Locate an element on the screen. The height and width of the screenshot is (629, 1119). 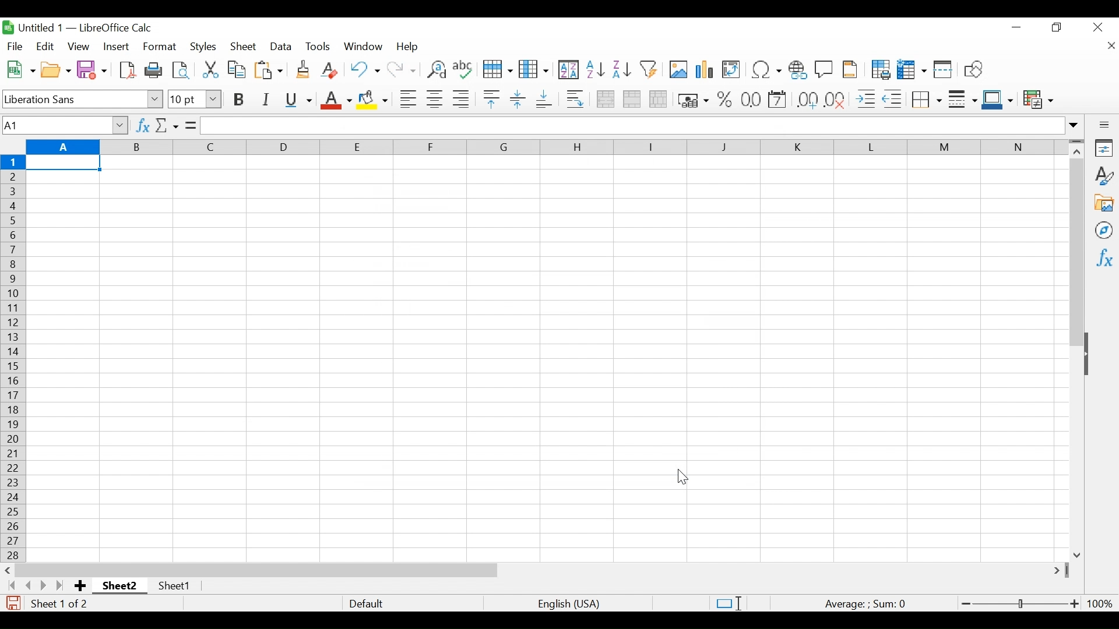
Format as Decimal is located at coordinates (807, 101).